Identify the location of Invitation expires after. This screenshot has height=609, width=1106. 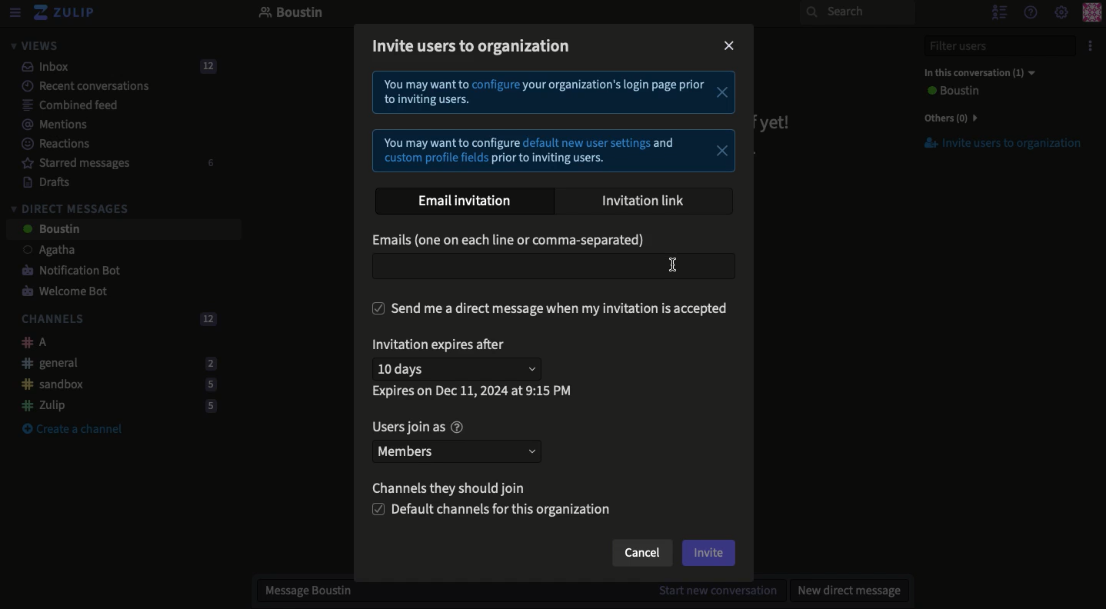
(442, 347).